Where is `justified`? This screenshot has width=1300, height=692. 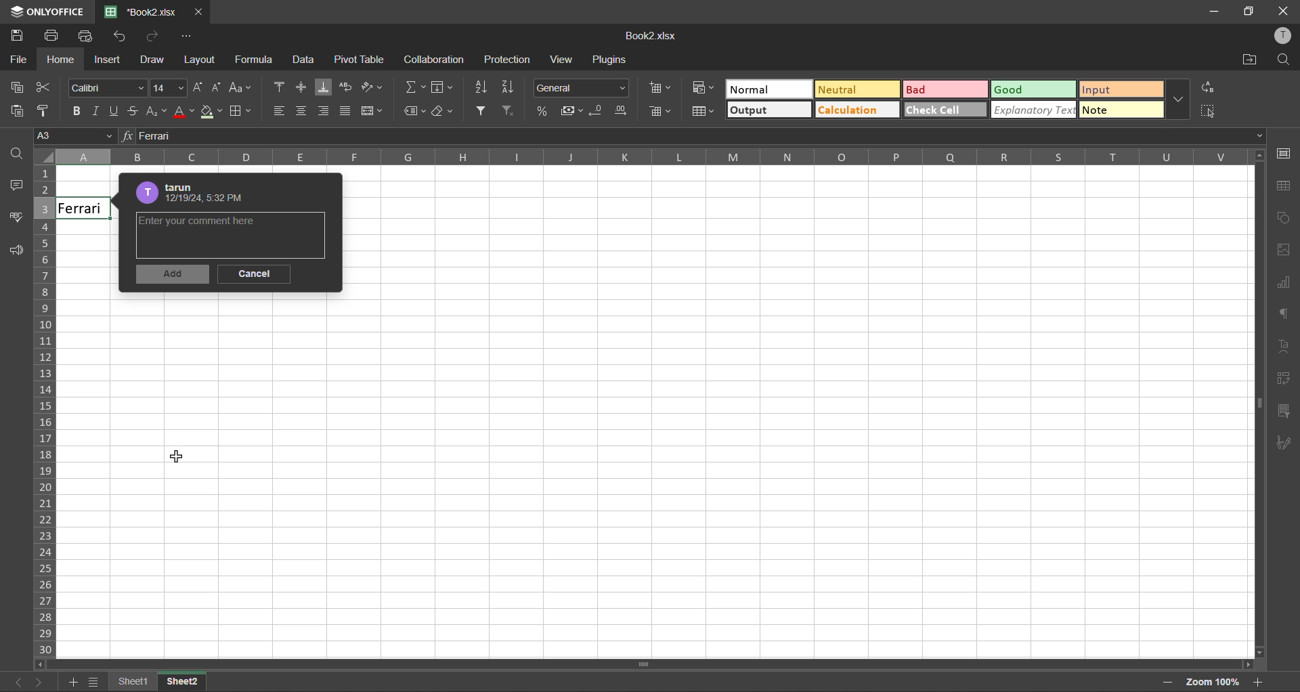
justified is located at coordinates (347, 111).